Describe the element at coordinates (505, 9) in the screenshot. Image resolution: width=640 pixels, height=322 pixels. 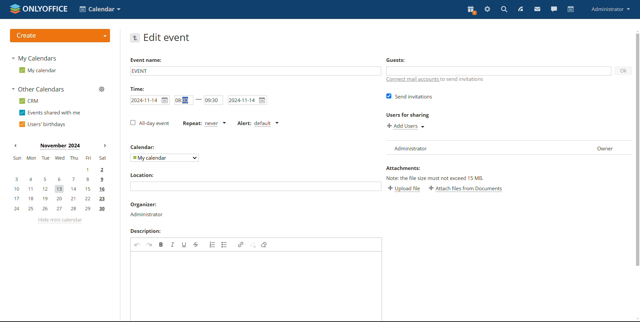
I see `search` at that location.